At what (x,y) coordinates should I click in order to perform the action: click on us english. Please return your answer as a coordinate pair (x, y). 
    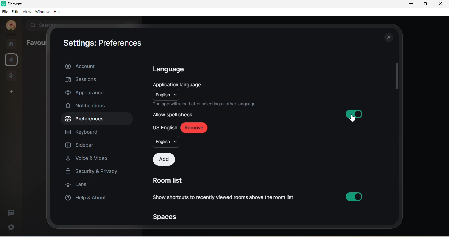
    Looking at the image, I should click on (165, 127).